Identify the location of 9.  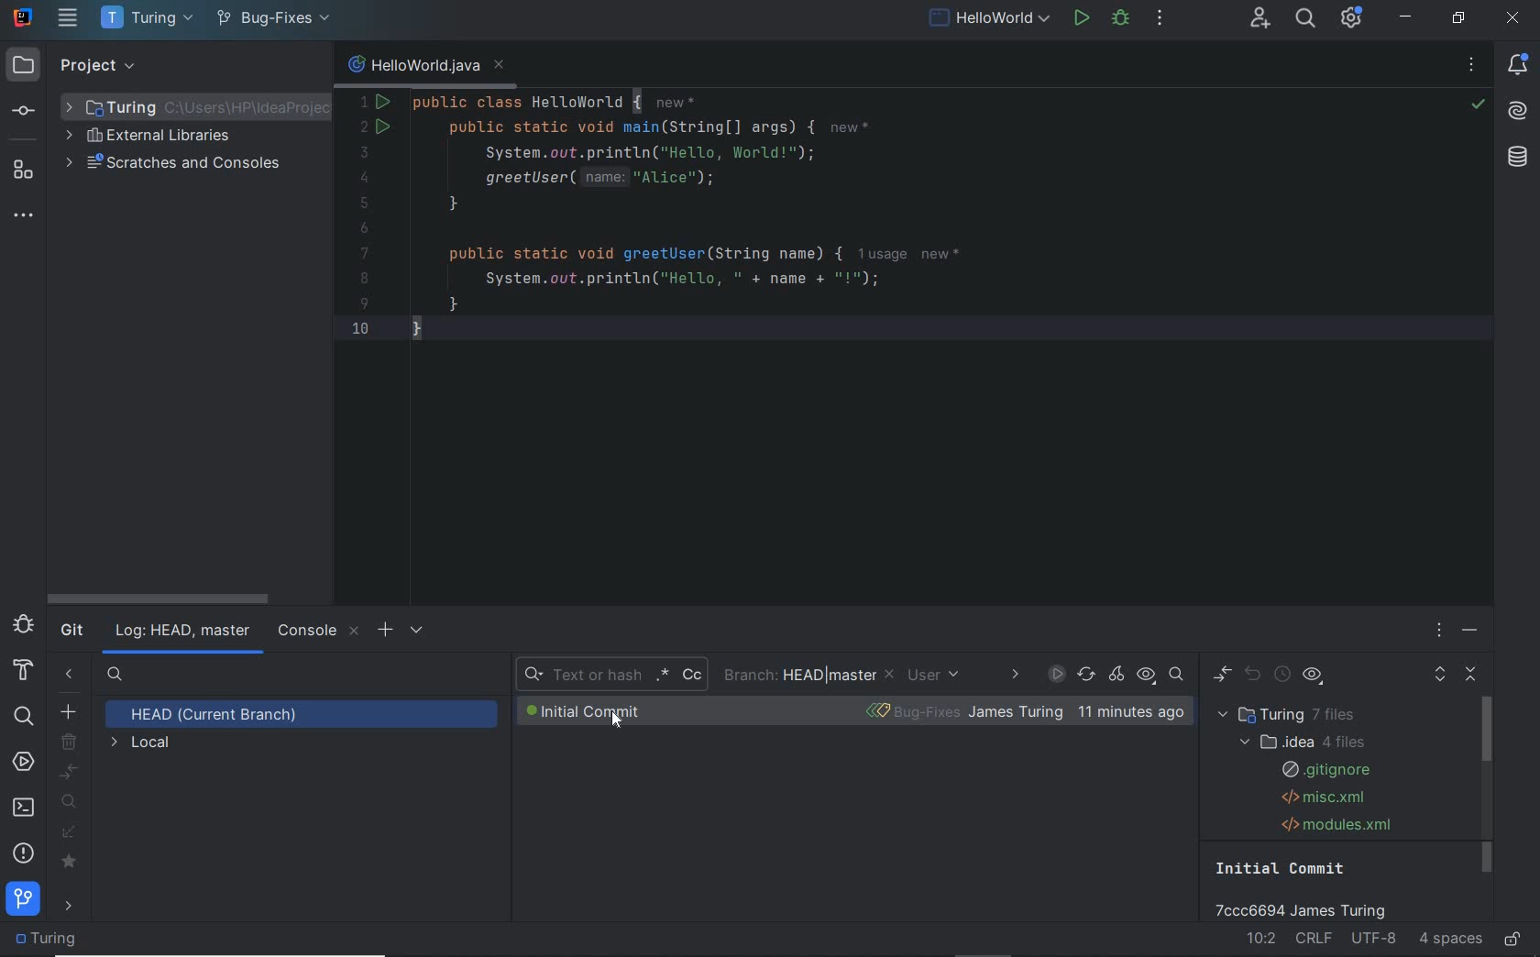
(364, 303).